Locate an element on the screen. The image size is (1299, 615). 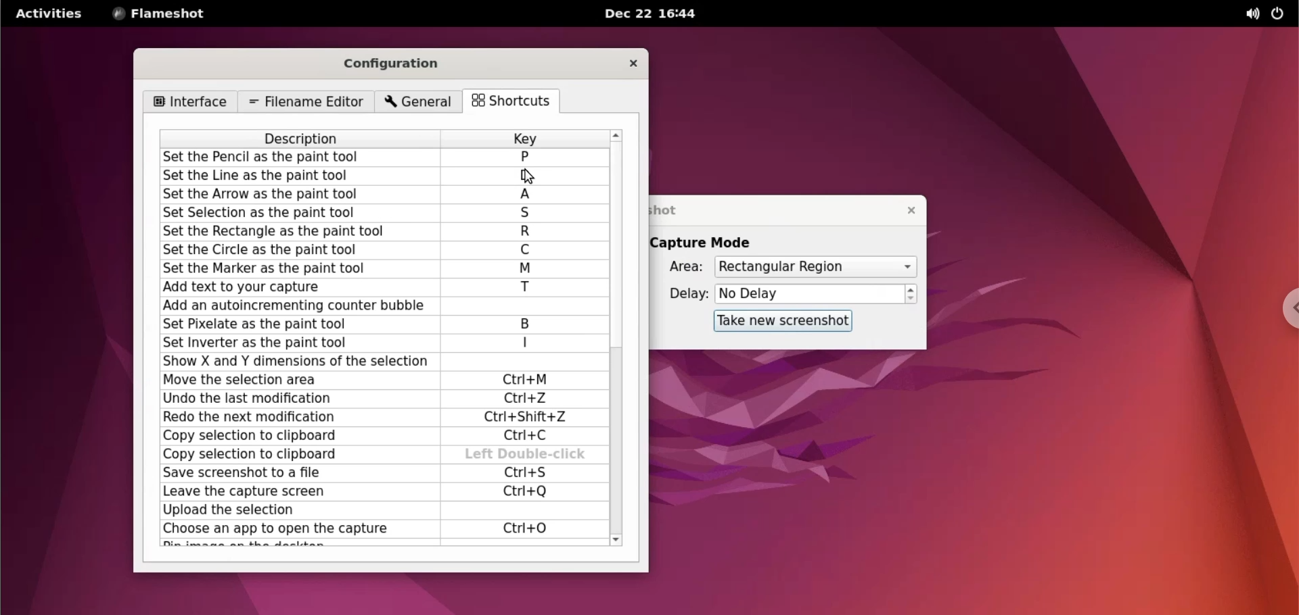
flameshot options is located at coordinates (160, 14).